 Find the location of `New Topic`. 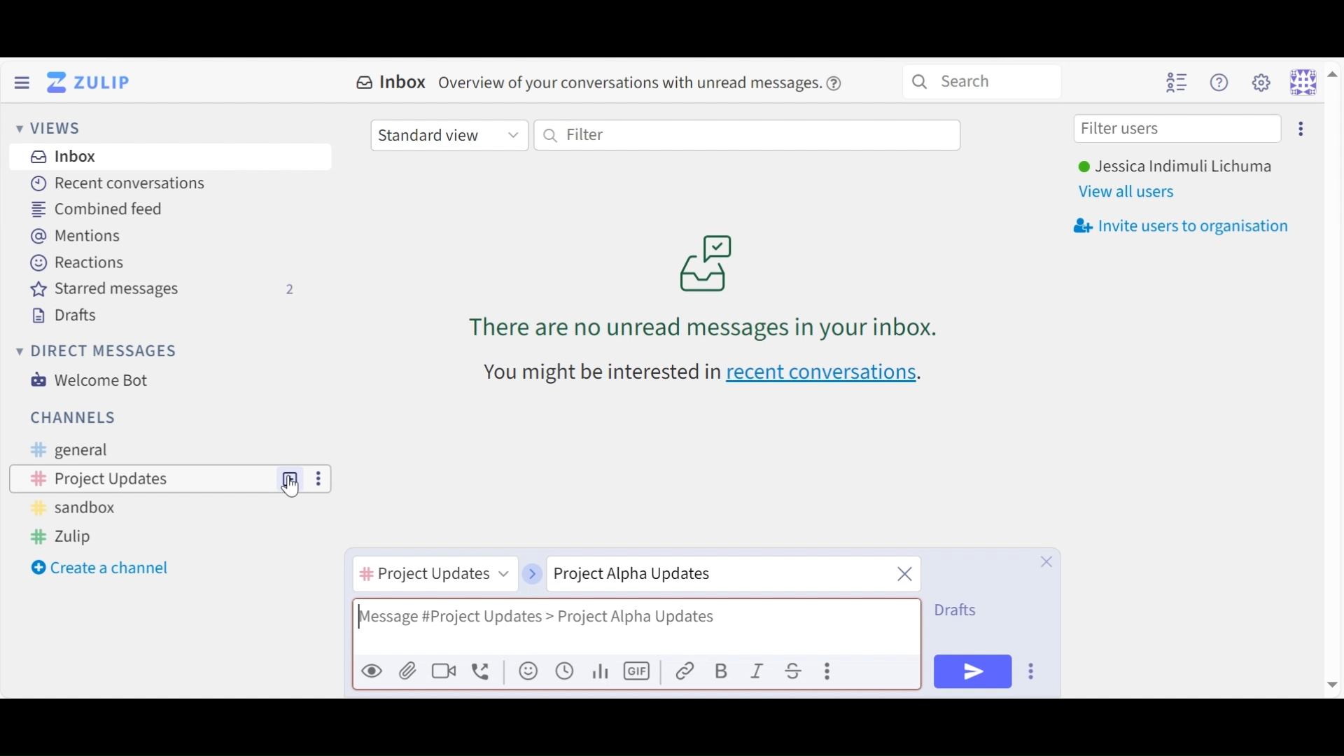

New Topic is located at coordinates (291, 478).